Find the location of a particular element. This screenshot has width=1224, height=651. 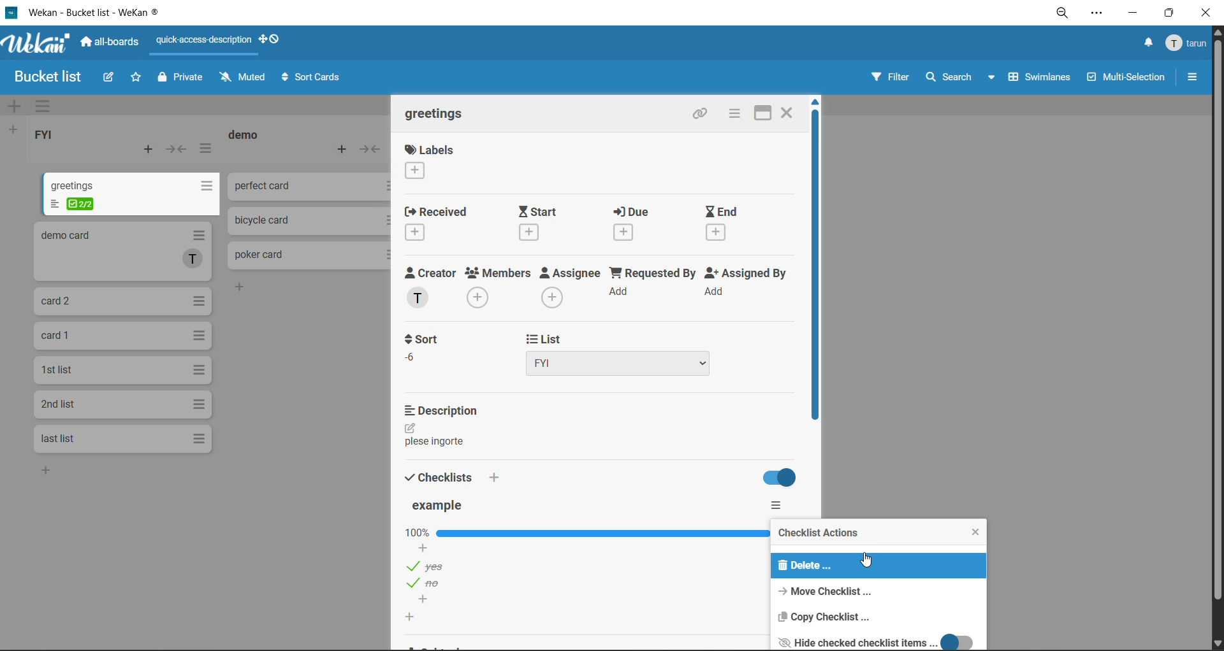

list is located at coordinates (637, 352).